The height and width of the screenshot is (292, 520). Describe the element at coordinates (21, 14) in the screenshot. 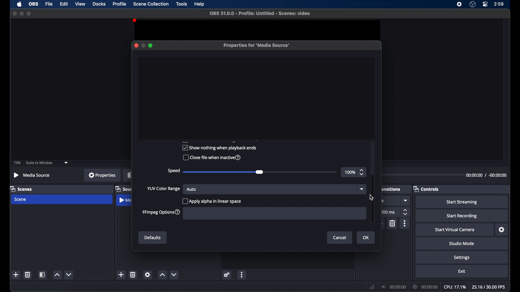

I see `minimize` at that location.